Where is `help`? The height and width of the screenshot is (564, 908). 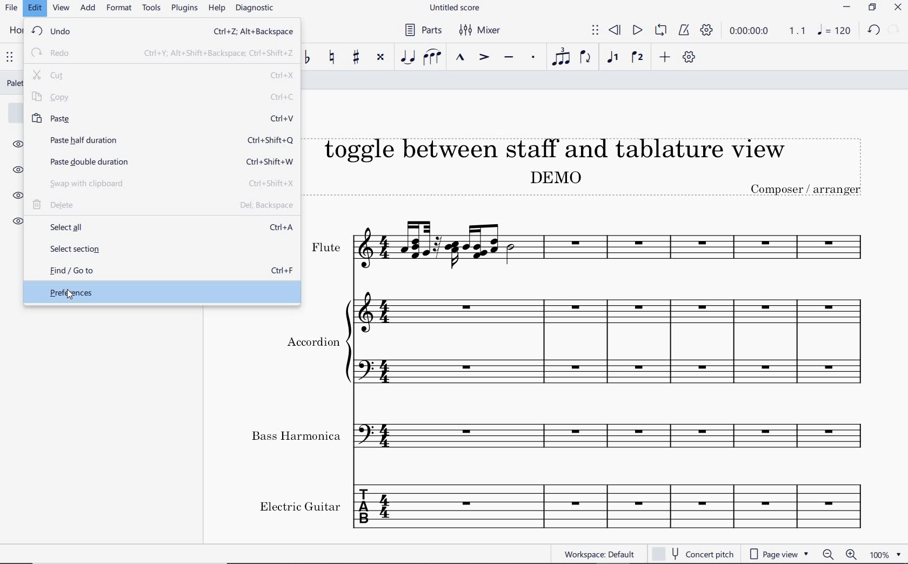 help is located at coordinates (217, 9).